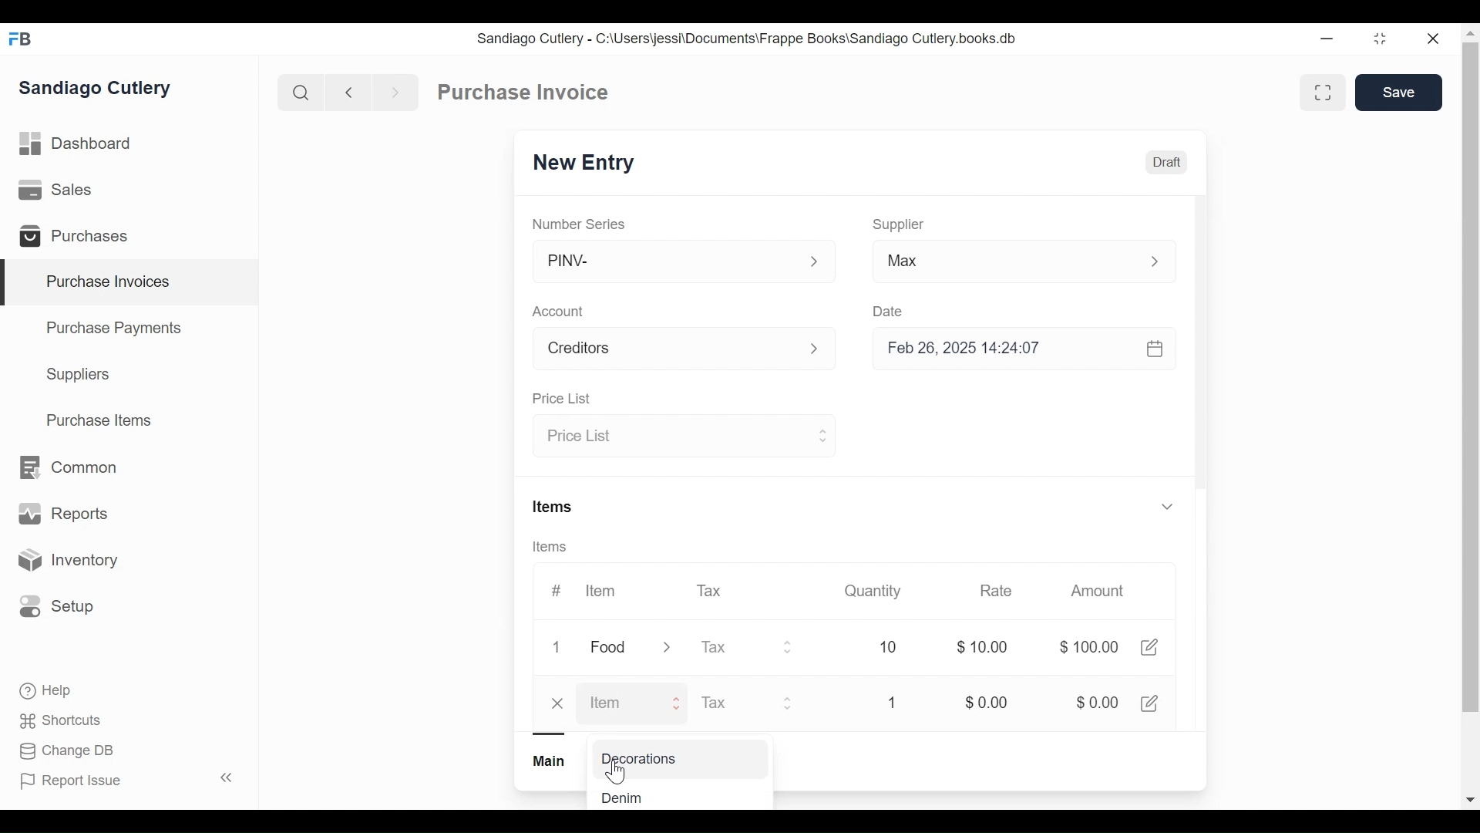 The height and width of the screenshot is (833, 1480). Describe the element at coordinates (736, 704) in the screenshot. I see `Tax` at that location.